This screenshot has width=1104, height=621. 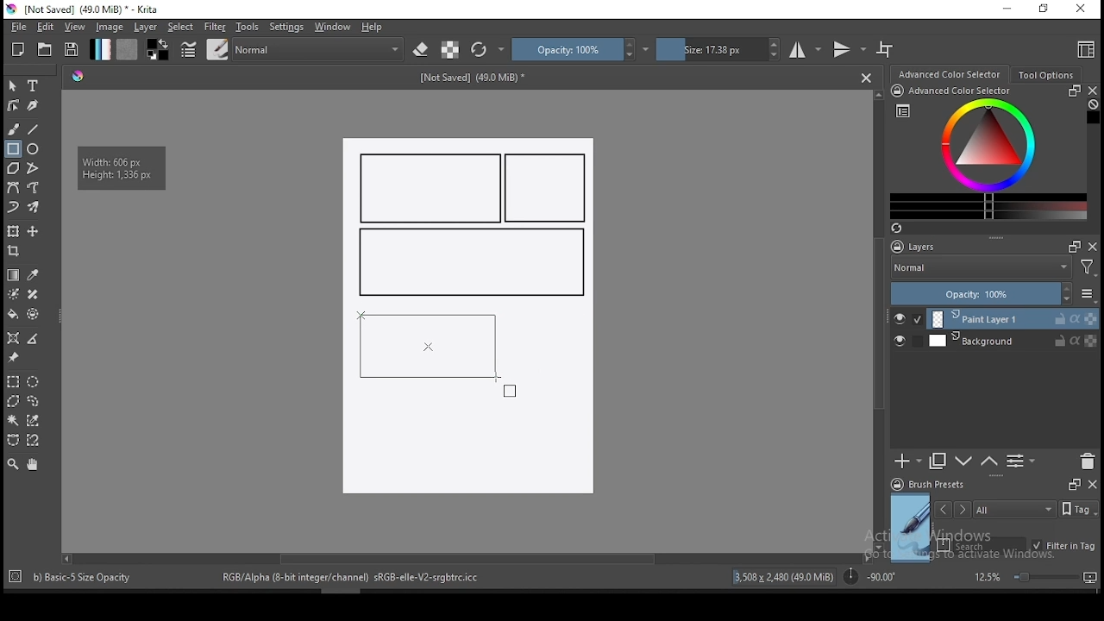 What do you see at coordinates (1074, 484) in the screenshot?
I see `Frames` at bounding box center [1074, 484].